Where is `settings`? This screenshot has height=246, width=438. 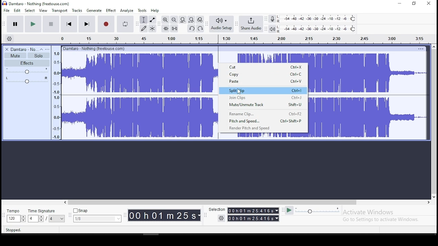
settings is located at coordinates (221, 218).